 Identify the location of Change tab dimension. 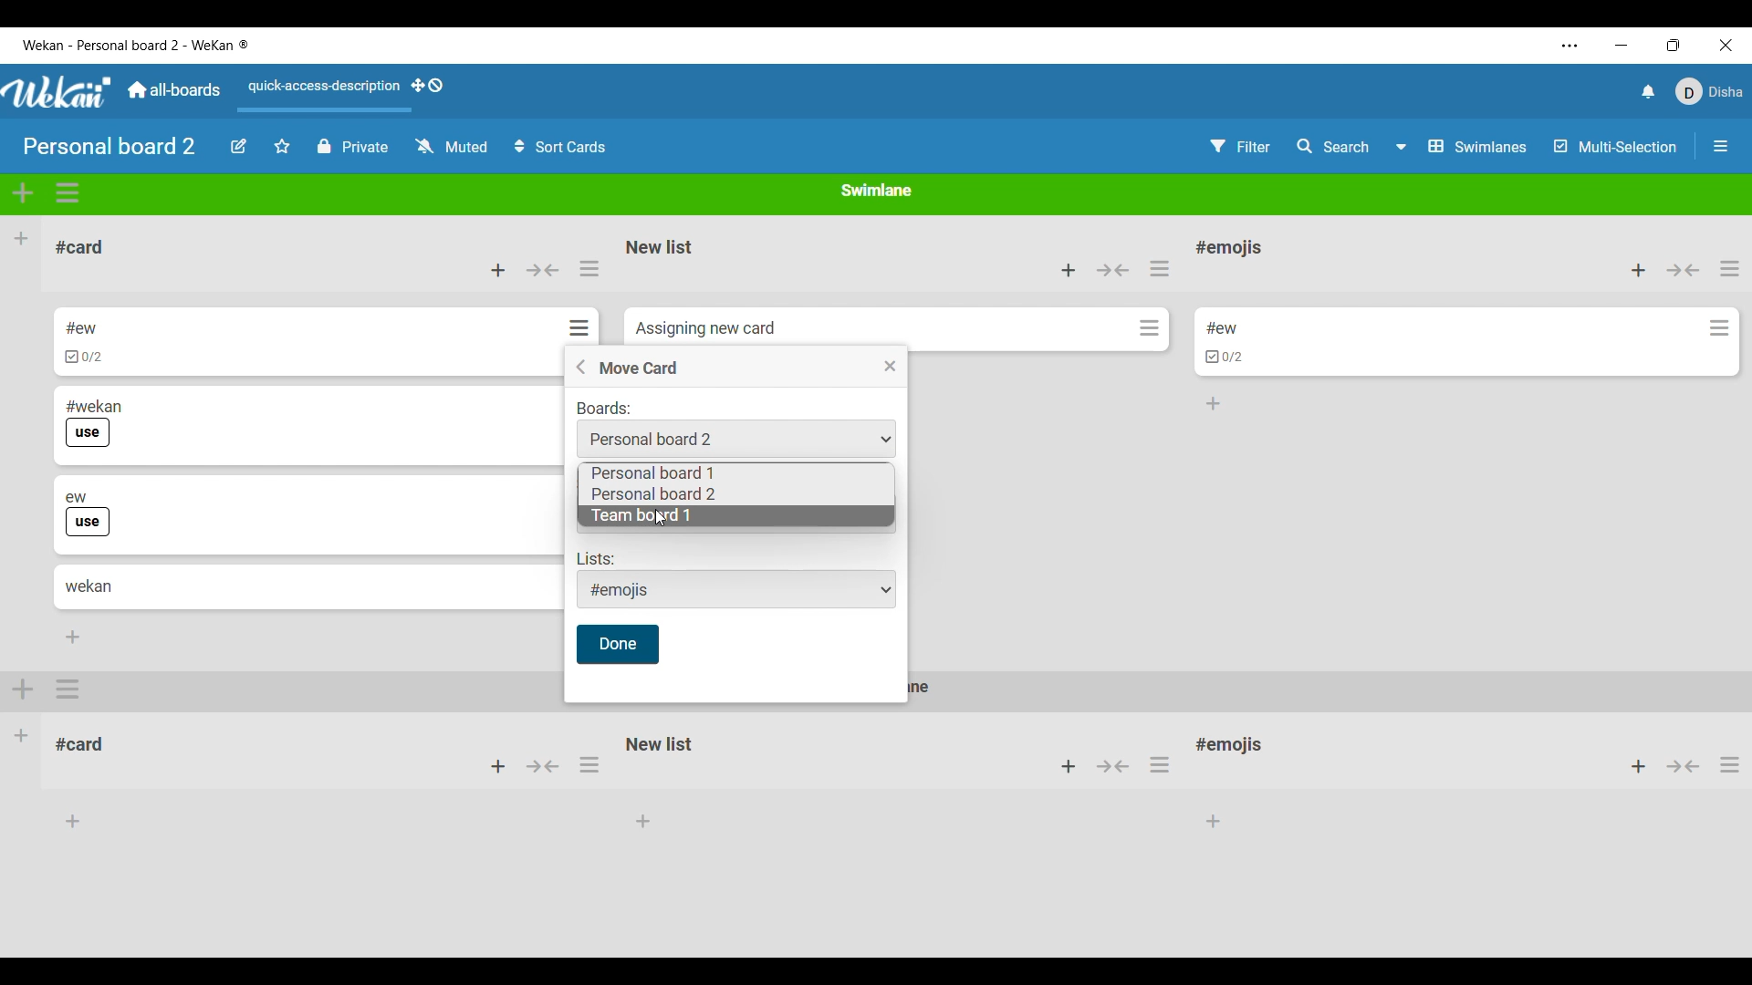
(1674, 45).